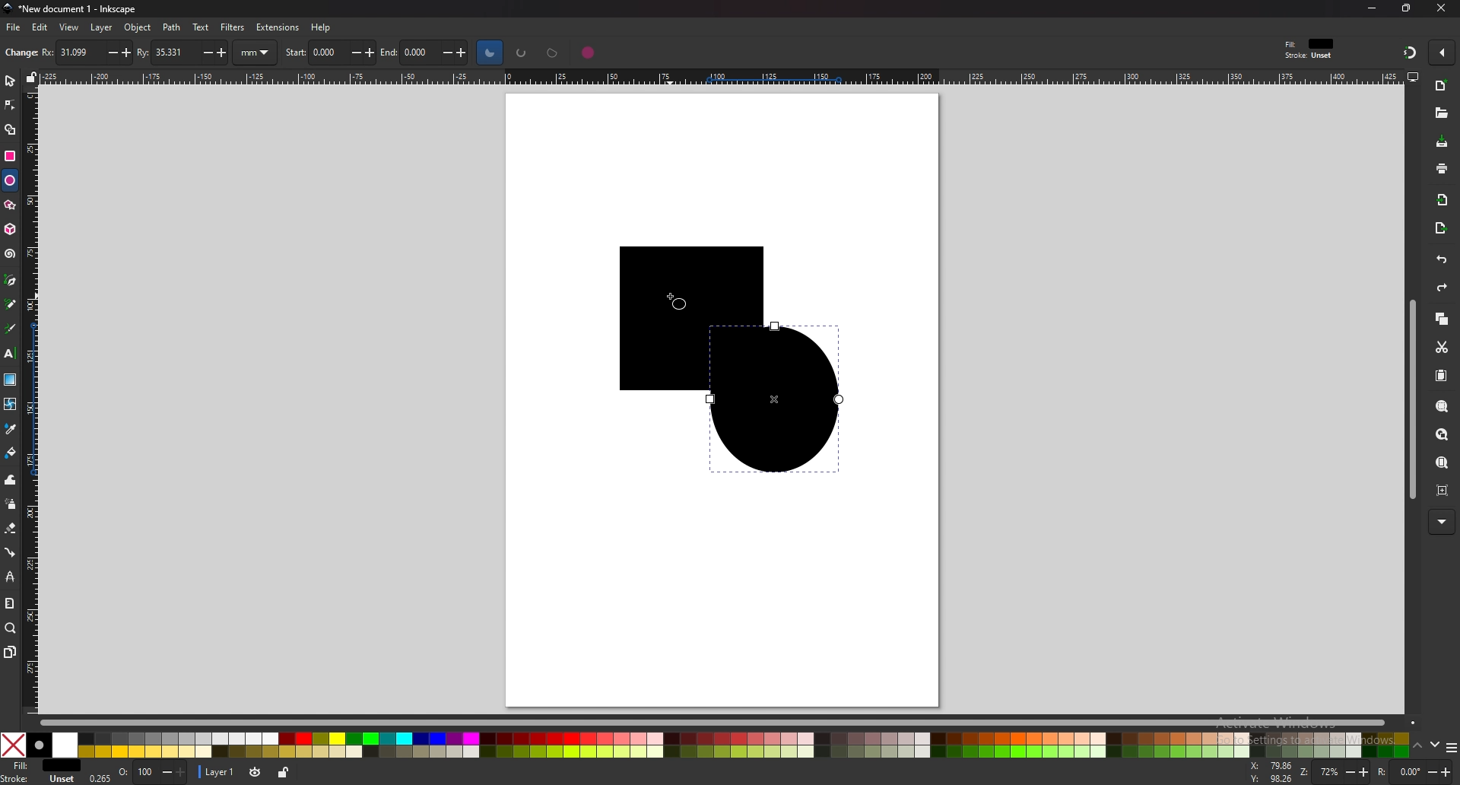 The image size is (1460, 785). What do you see at coordinates (11, 253) in the screenshot?
I see `spiral` at bounding box center [11, 253].